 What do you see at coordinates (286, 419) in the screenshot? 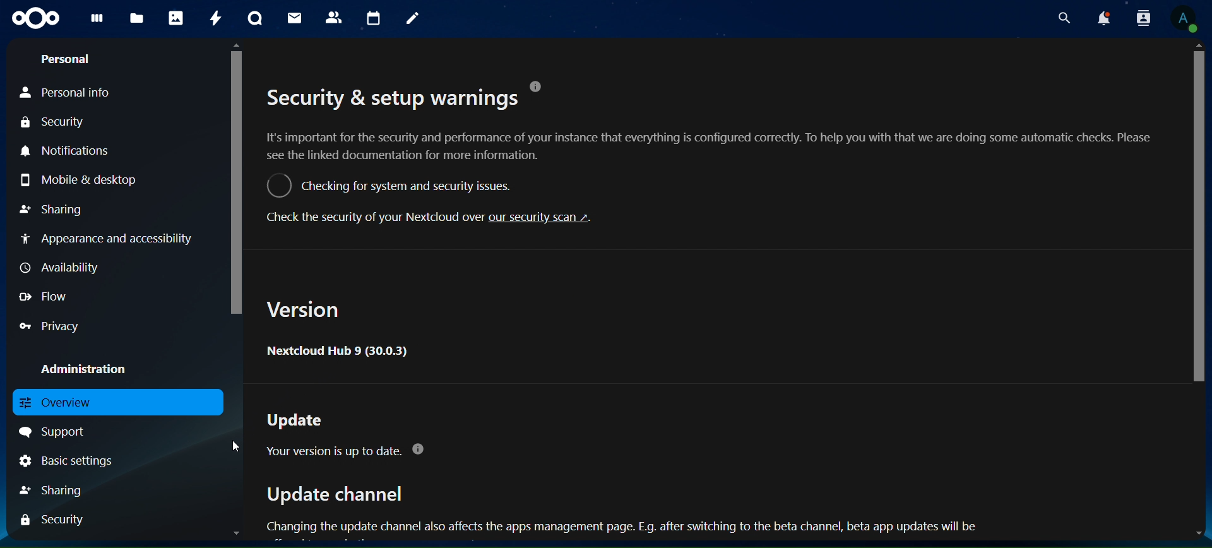
I see `Update` at bounding box center [286, 419].